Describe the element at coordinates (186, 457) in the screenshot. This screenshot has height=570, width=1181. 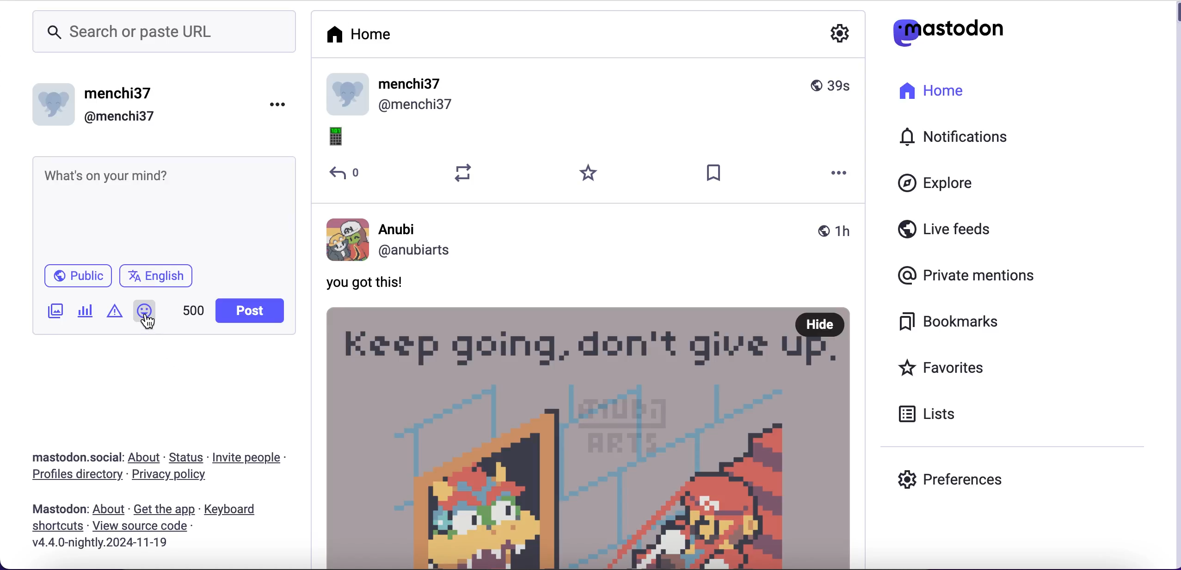
I see `status` at that location.